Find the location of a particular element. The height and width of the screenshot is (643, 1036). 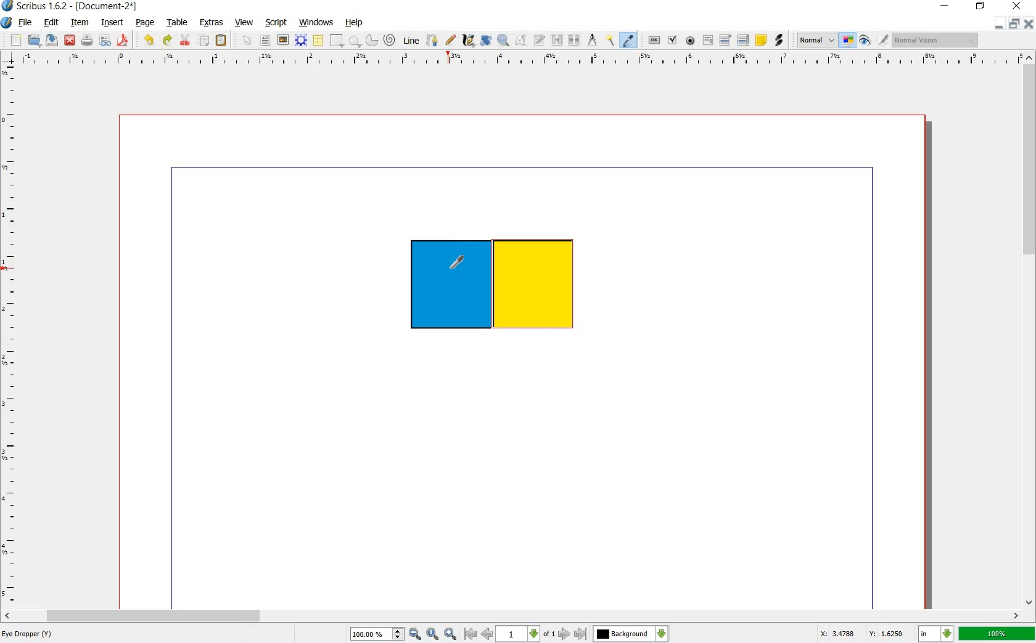

arc is located at coordinates (372, 41).